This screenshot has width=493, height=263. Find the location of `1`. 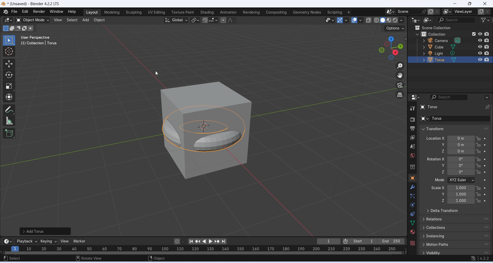

1 is located at coordinates (329, 241).